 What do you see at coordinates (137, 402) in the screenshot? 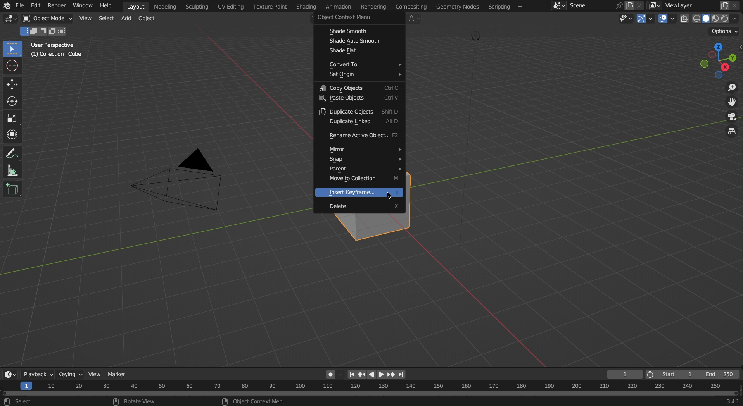
I see `rotate view` at bounding box center [137, 402].